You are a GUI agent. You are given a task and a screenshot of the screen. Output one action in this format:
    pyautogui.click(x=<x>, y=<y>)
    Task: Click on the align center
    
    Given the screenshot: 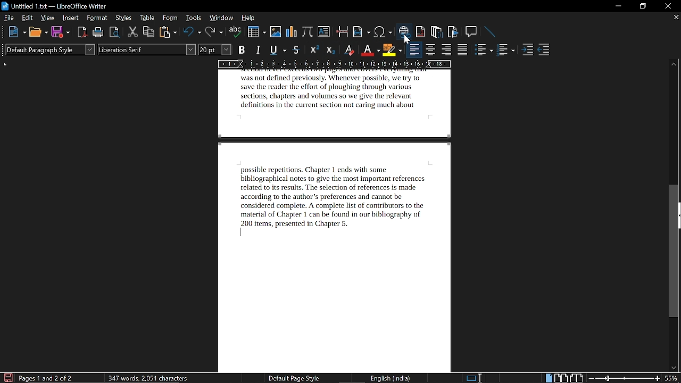 What is the action you would take?
    pyautogui.click(x=429, y=51)
    